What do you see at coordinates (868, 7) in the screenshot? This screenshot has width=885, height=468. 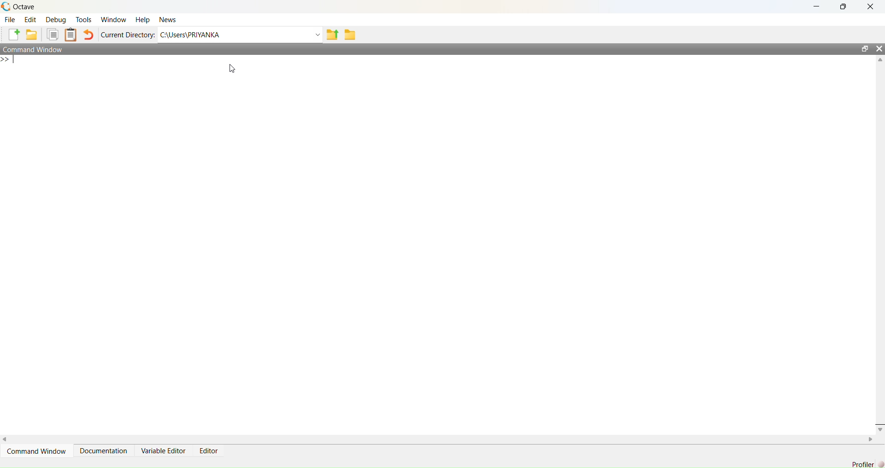 I see `Close` at bounding box center [868, 7].